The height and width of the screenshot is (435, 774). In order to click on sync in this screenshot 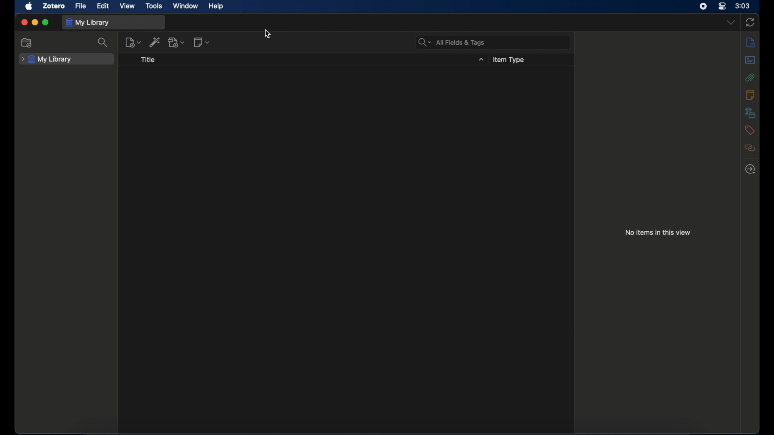, I will do `click(750, 22)`.